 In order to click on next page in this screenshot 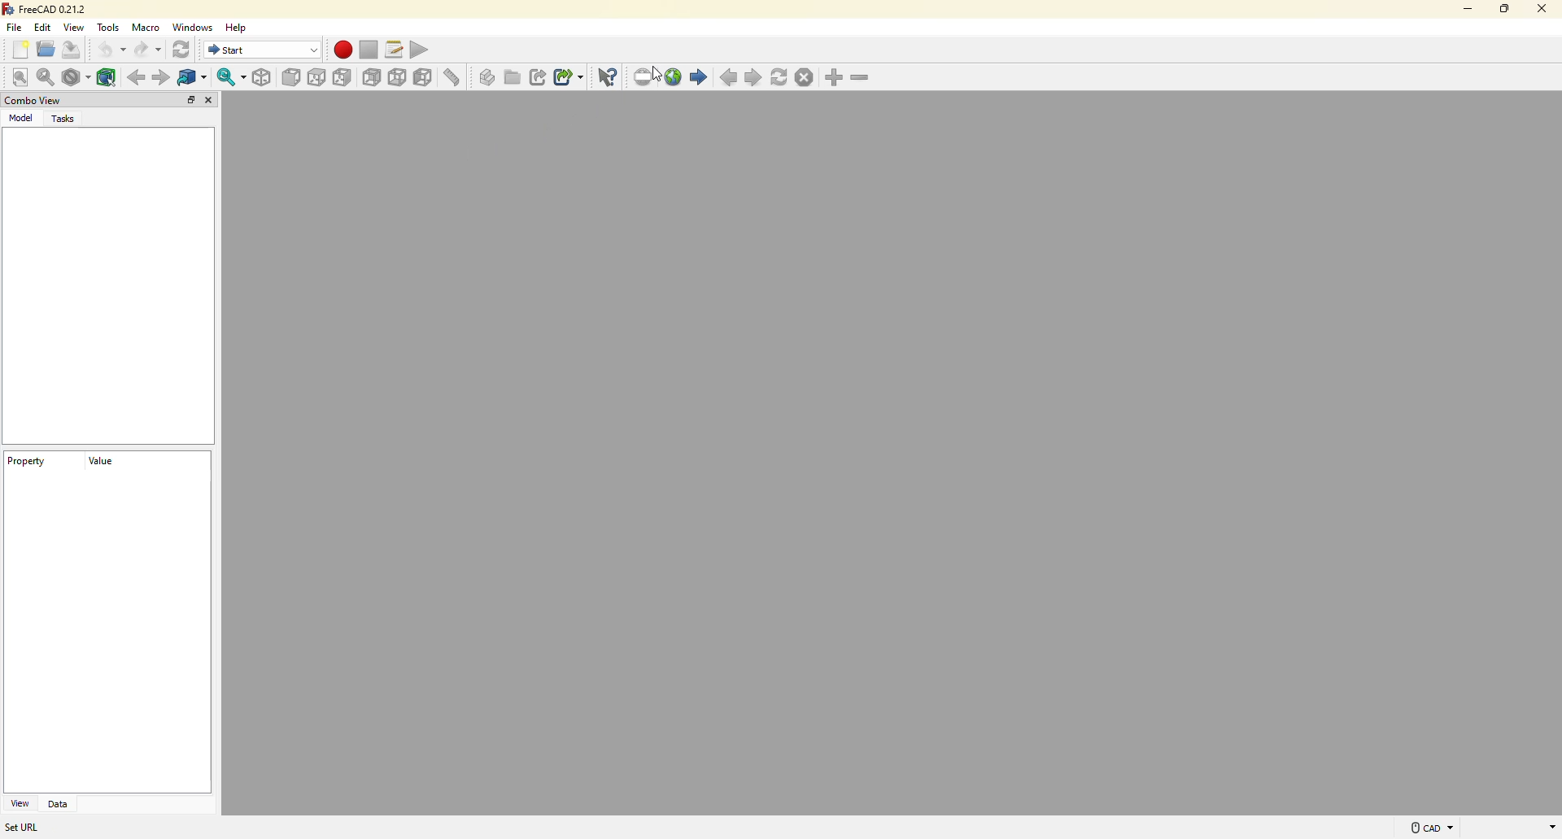, I will do `click(755, 78)`.